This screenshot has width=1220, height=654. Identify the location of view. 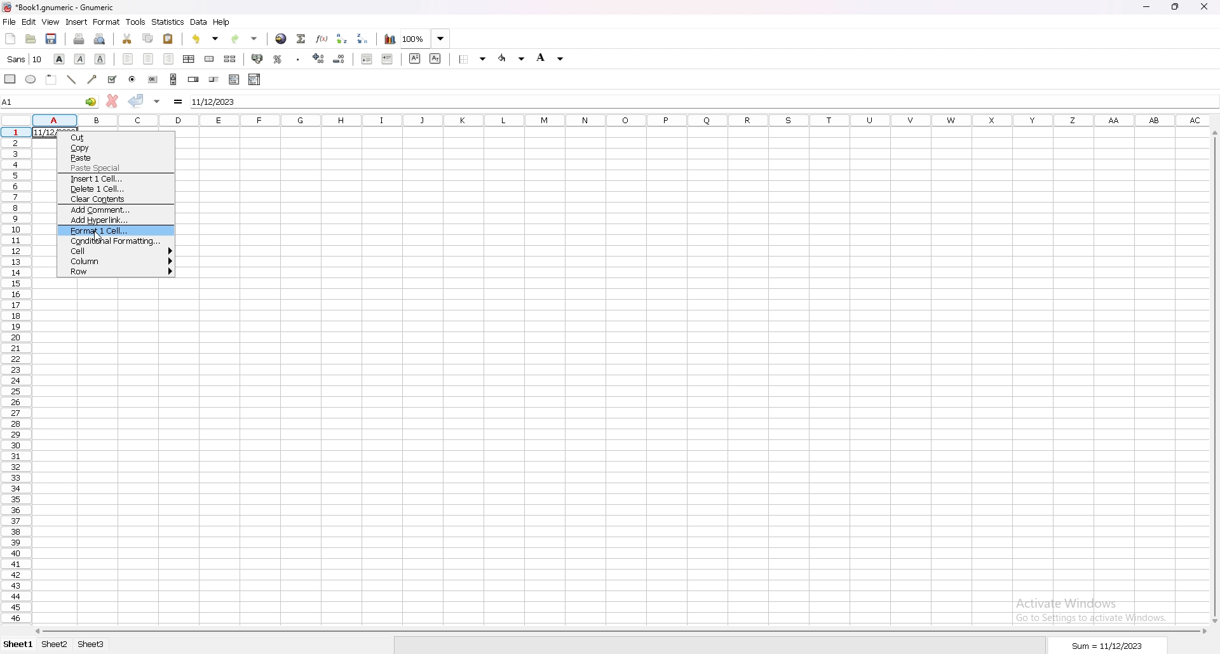
(50, 22).